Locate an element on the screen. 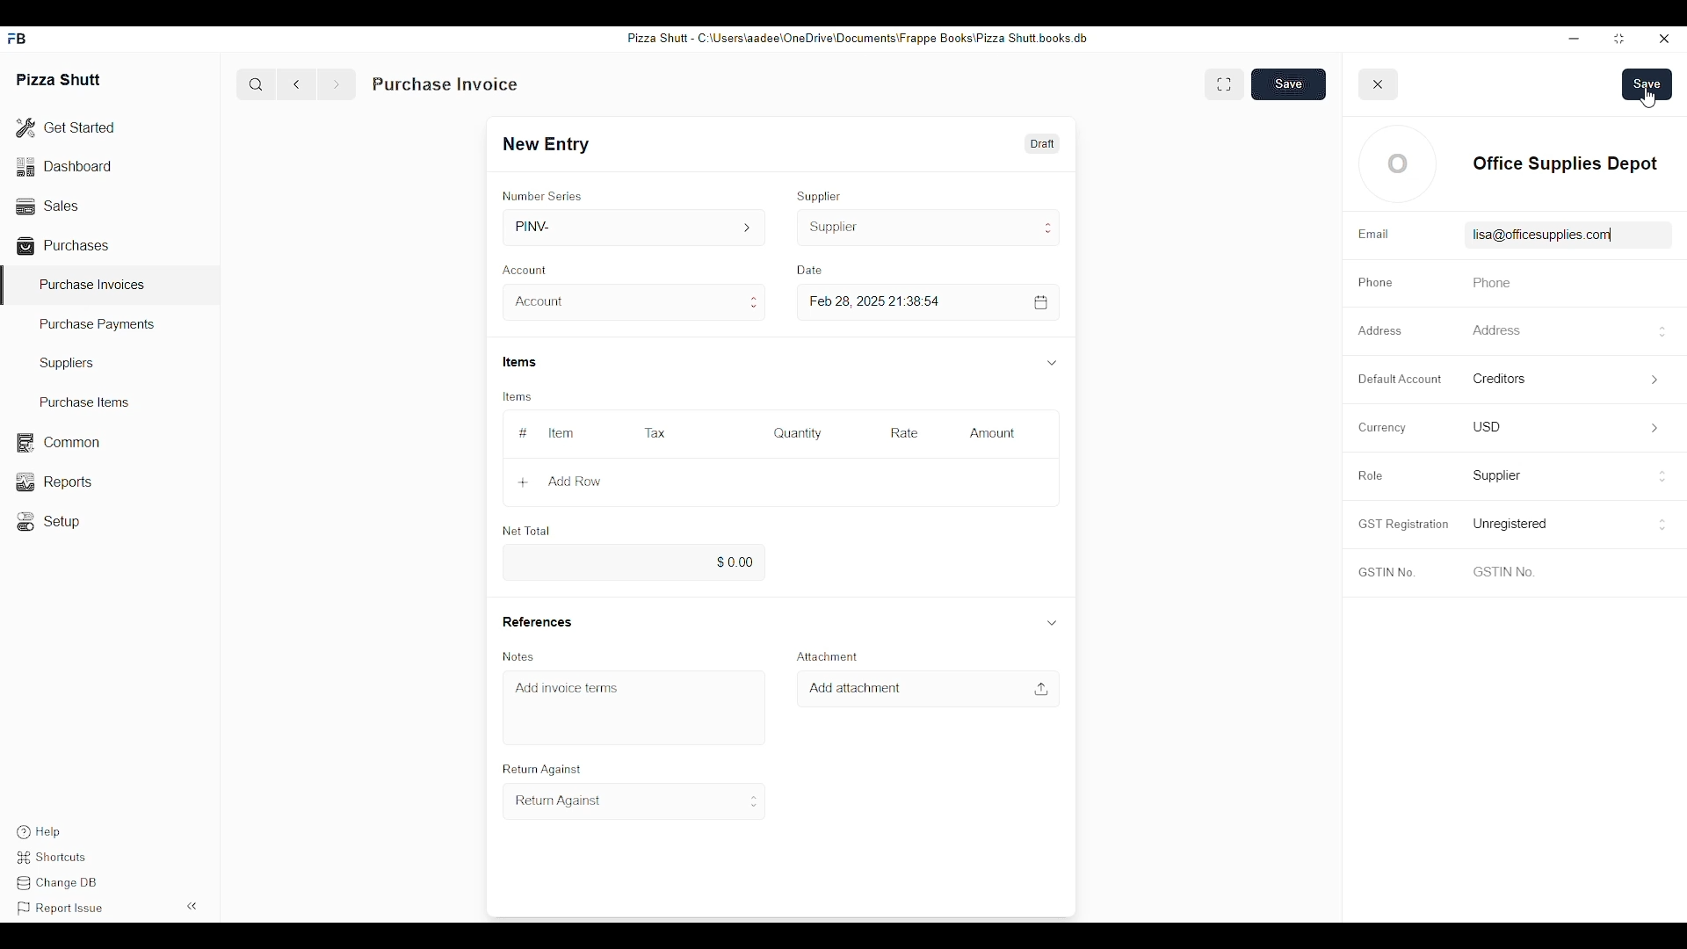 This screenshot has height=949, width=1687. lisa@officesupplies.com is located at coordinates (1537, 235).